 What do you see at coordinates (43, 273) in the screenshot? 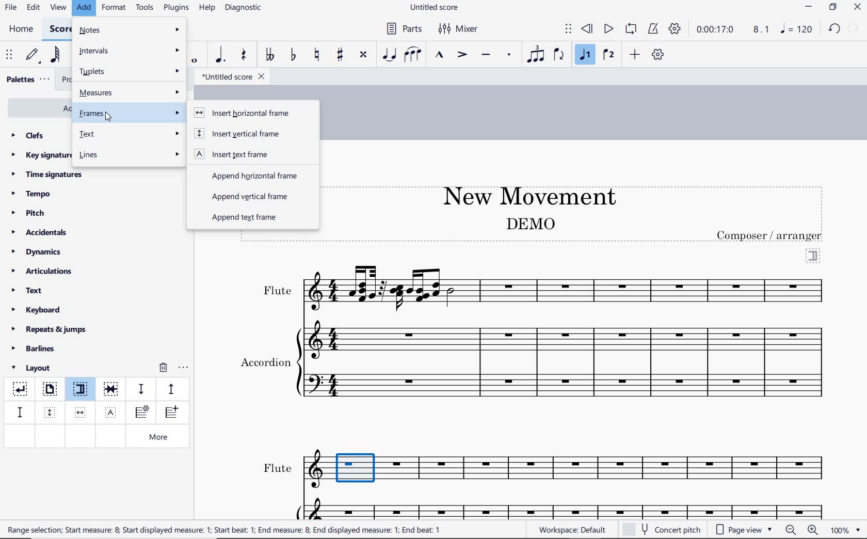
I see `articulations` at bounding box center [43, 273].